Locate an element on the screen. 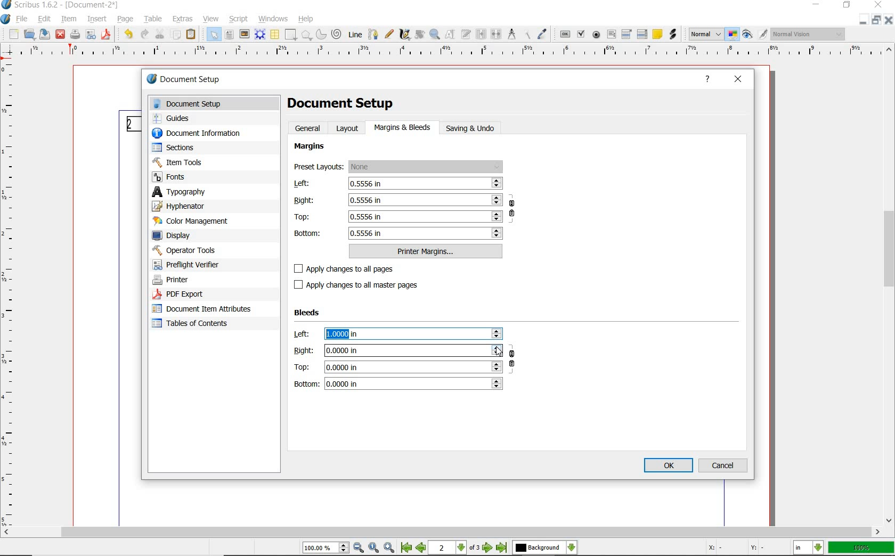  Horizontal MArgin is located at coordinates (444, 53).